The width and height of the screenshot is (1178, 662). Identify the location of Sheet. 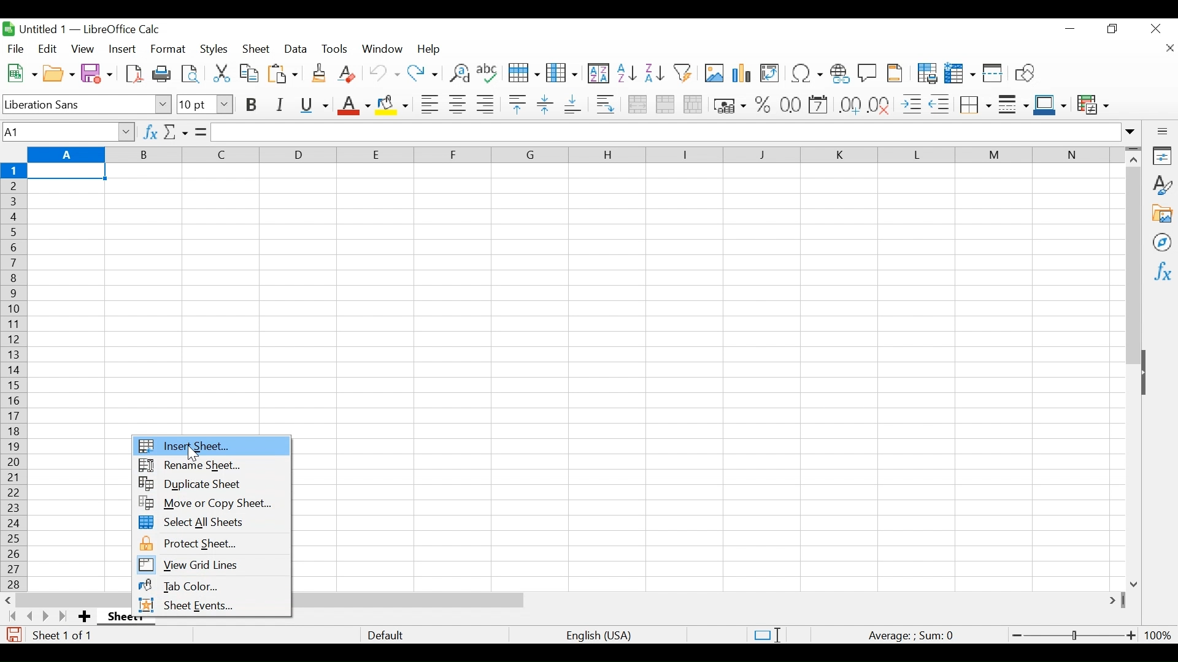
(257, 49).